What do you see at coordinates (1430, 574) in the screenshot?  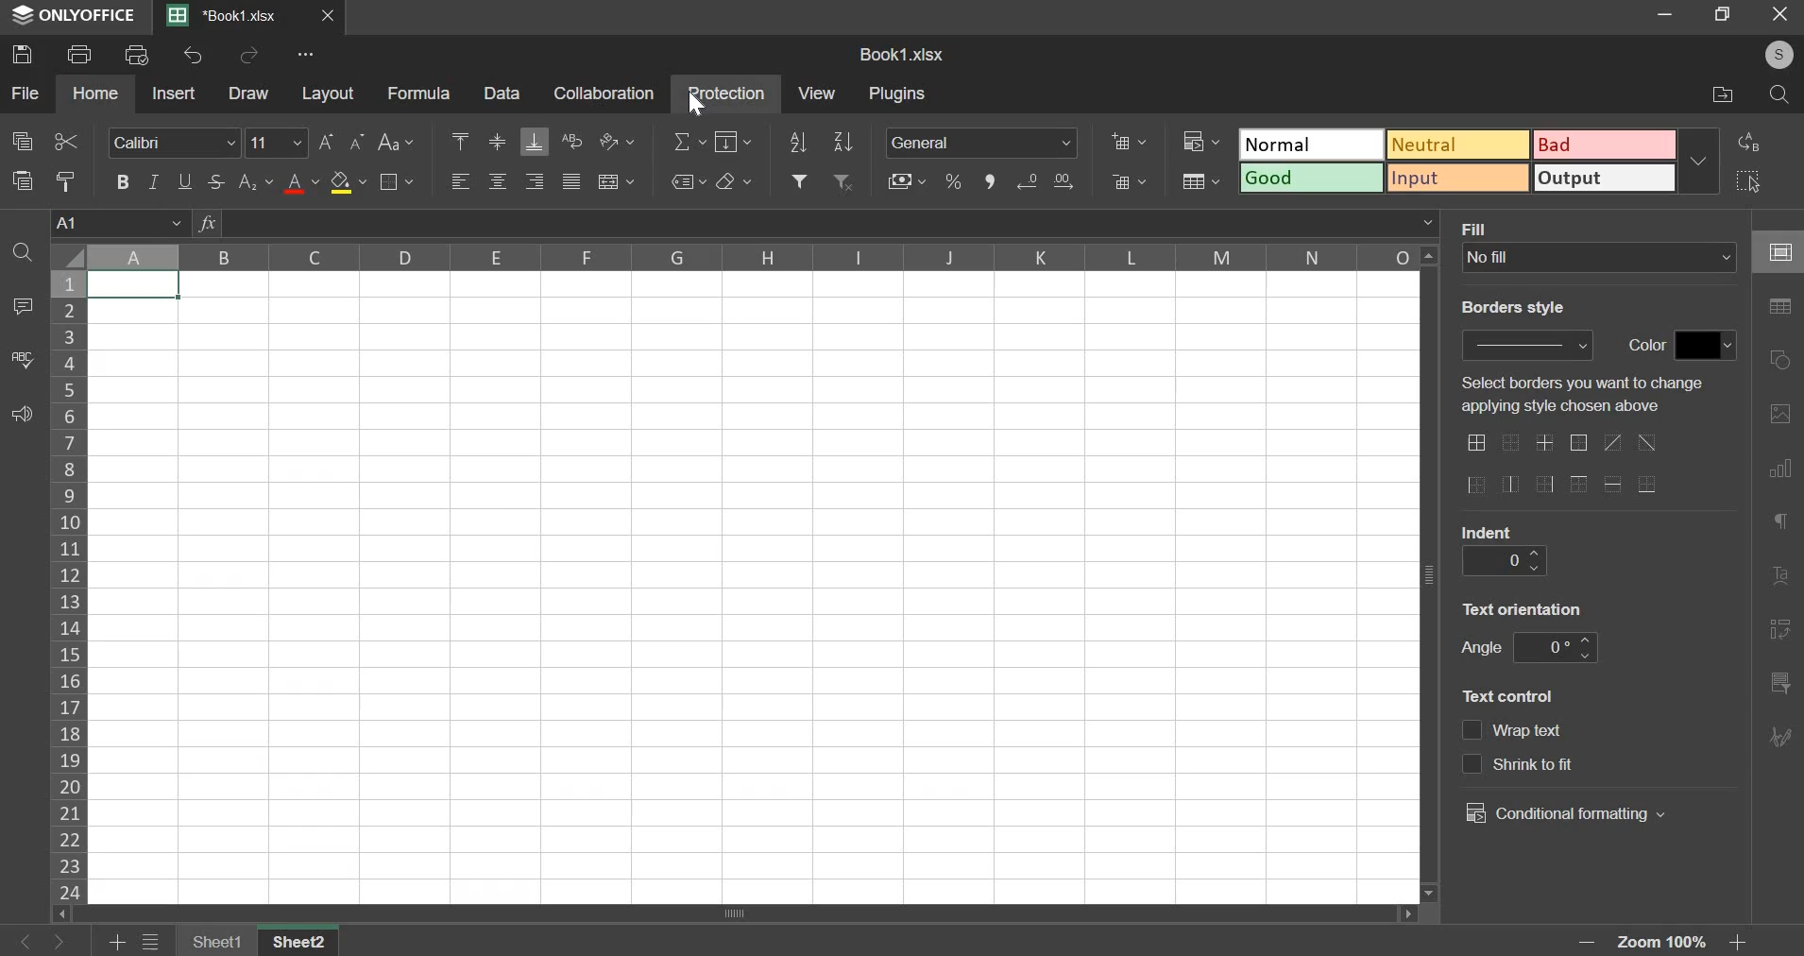 I see `Scroll bar` at bounding box center [1430, 574].